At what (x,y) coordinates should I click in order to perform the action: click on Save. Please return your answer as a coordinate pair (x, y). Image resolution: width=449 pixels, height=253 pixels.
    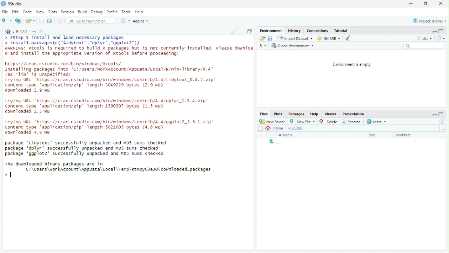
    Looking at the image, I should click on (270, 38).